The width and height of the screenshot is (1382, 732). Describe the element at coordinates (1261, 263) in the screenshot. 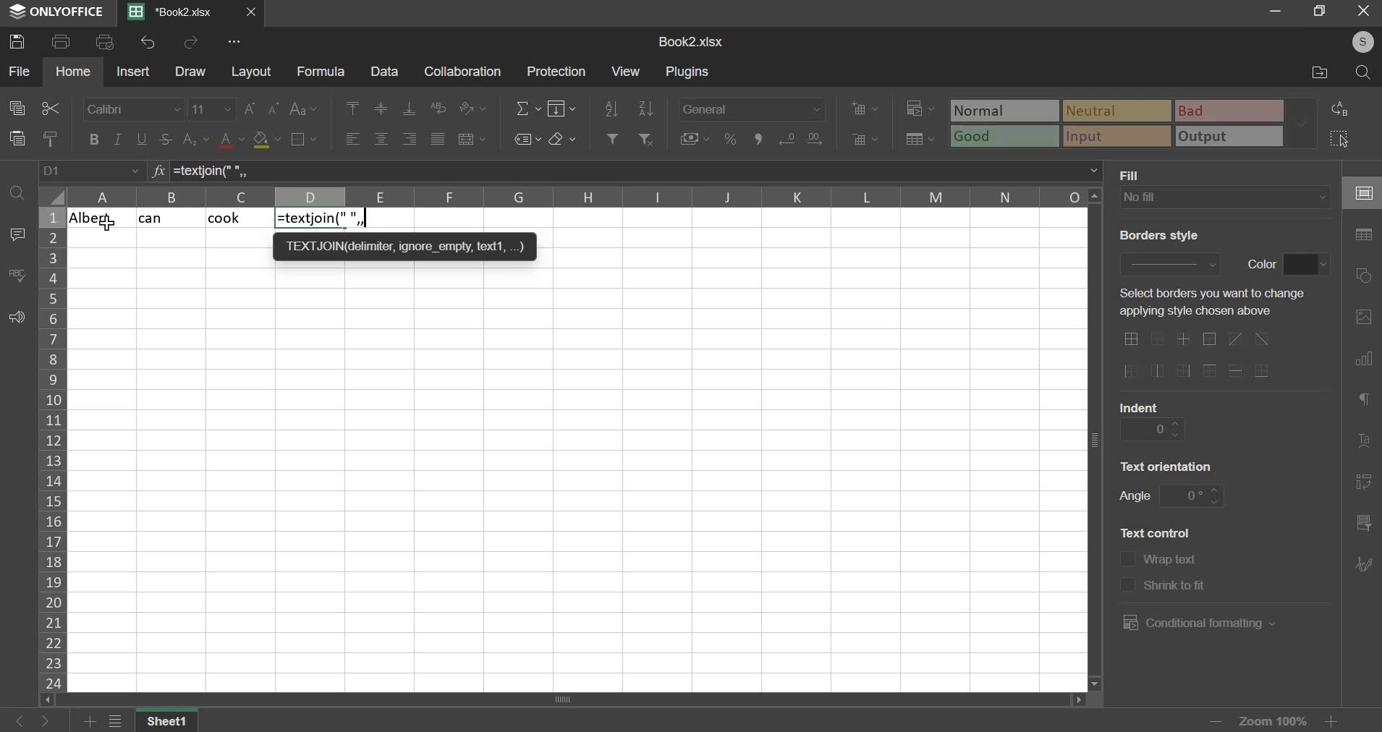

I see `text` at that location.